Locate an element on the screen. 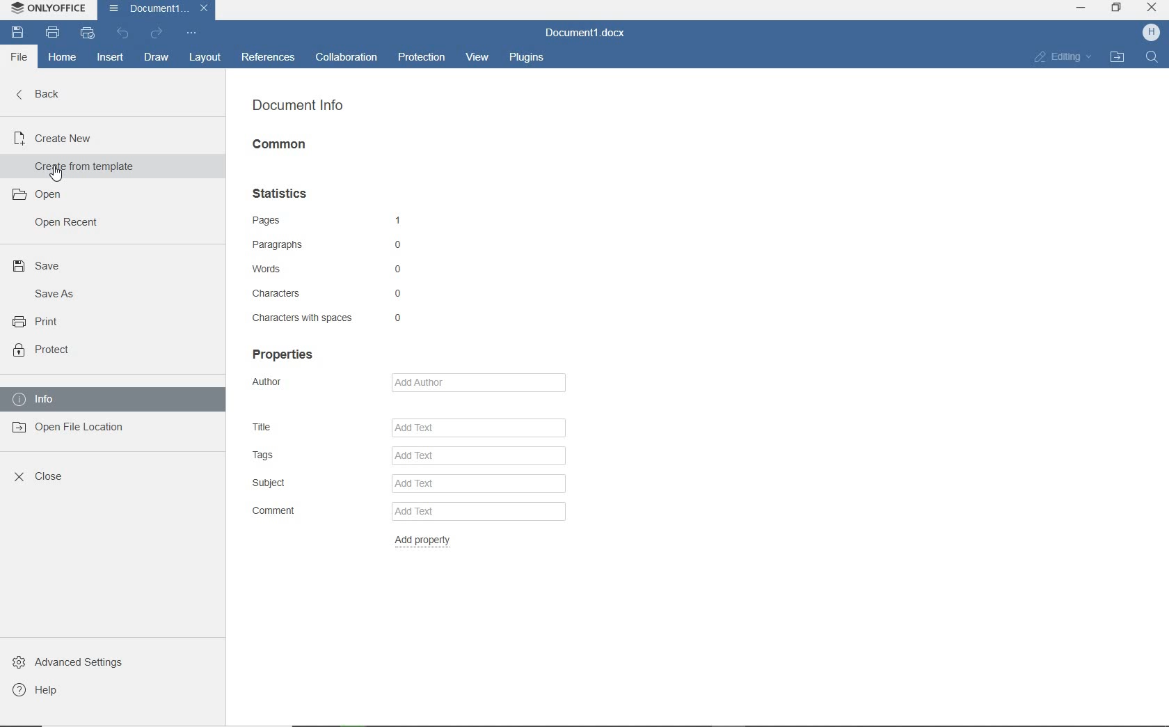  save is located at coordinates (42, 266).